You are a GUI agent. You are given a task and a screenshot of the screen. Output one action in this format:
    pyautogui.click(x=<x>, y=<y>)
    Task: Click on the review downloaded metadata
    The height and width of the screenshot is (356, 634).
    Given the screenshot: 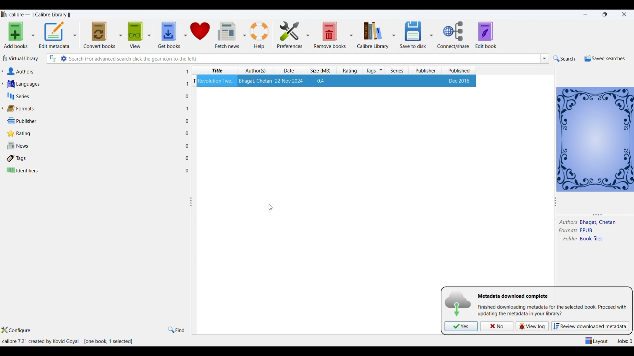 What is the action you would take?
    pyautogui.click(x=589, y=326)
    